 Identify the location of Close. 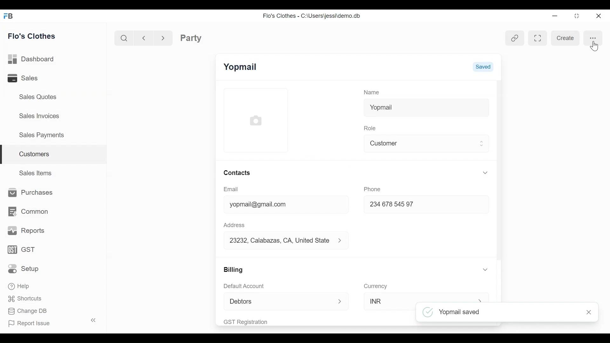
(590, 313).